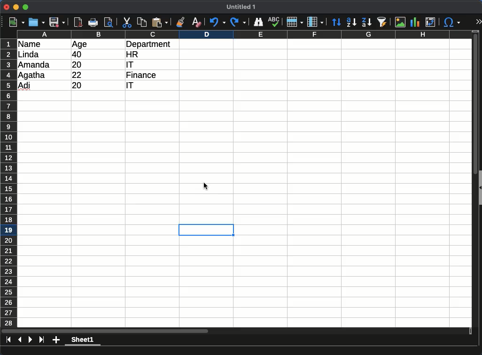 This screenshot has width=482, height=355. Describe the element at coordinates (32, 75) in the screenshot. I see `Agatha` at that location.